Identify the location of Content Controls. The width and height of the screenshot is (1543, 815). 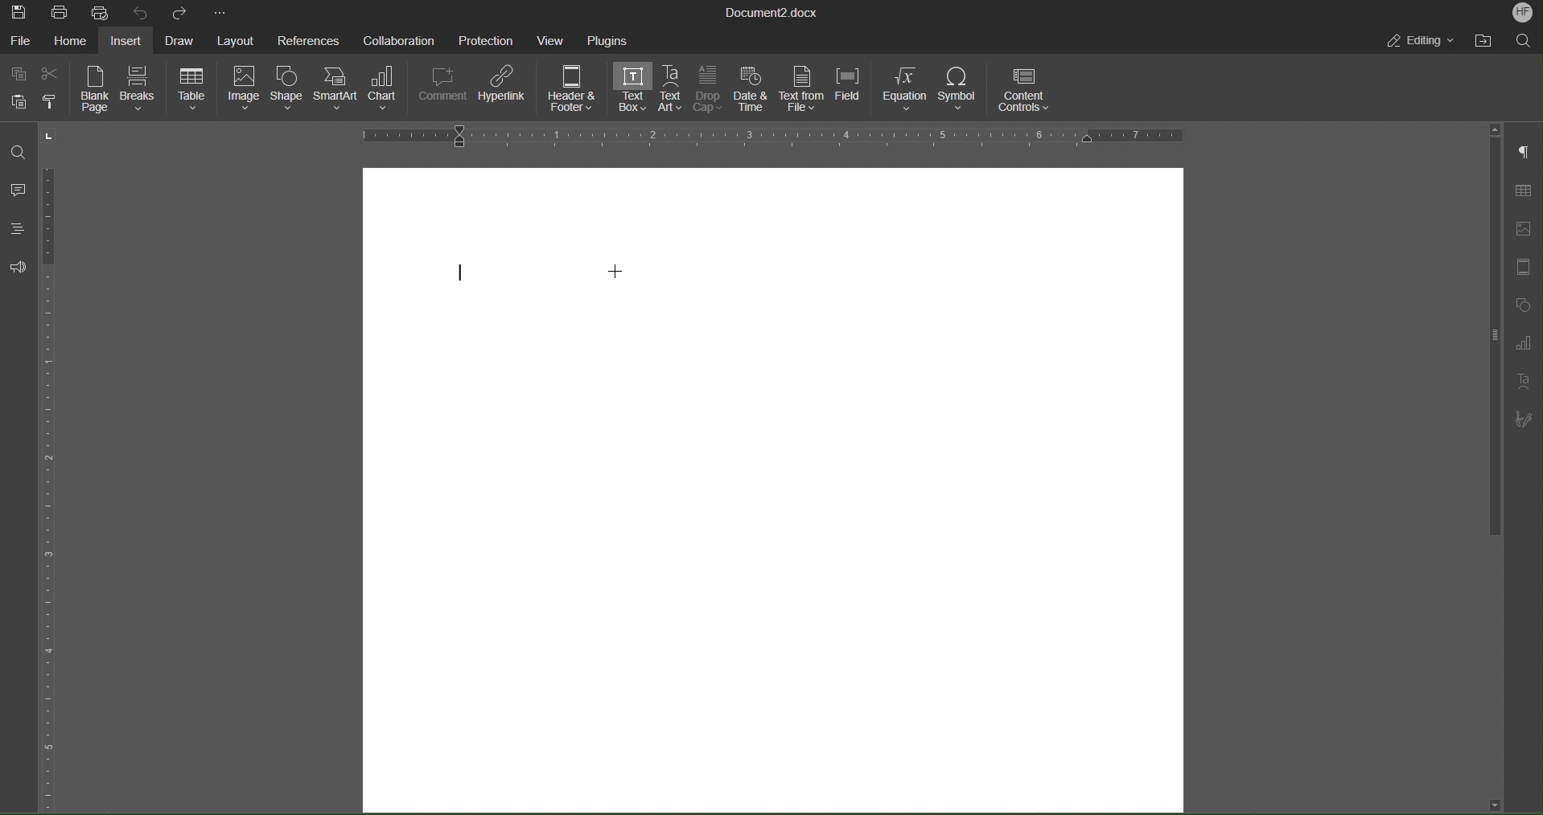
(1026, 89).